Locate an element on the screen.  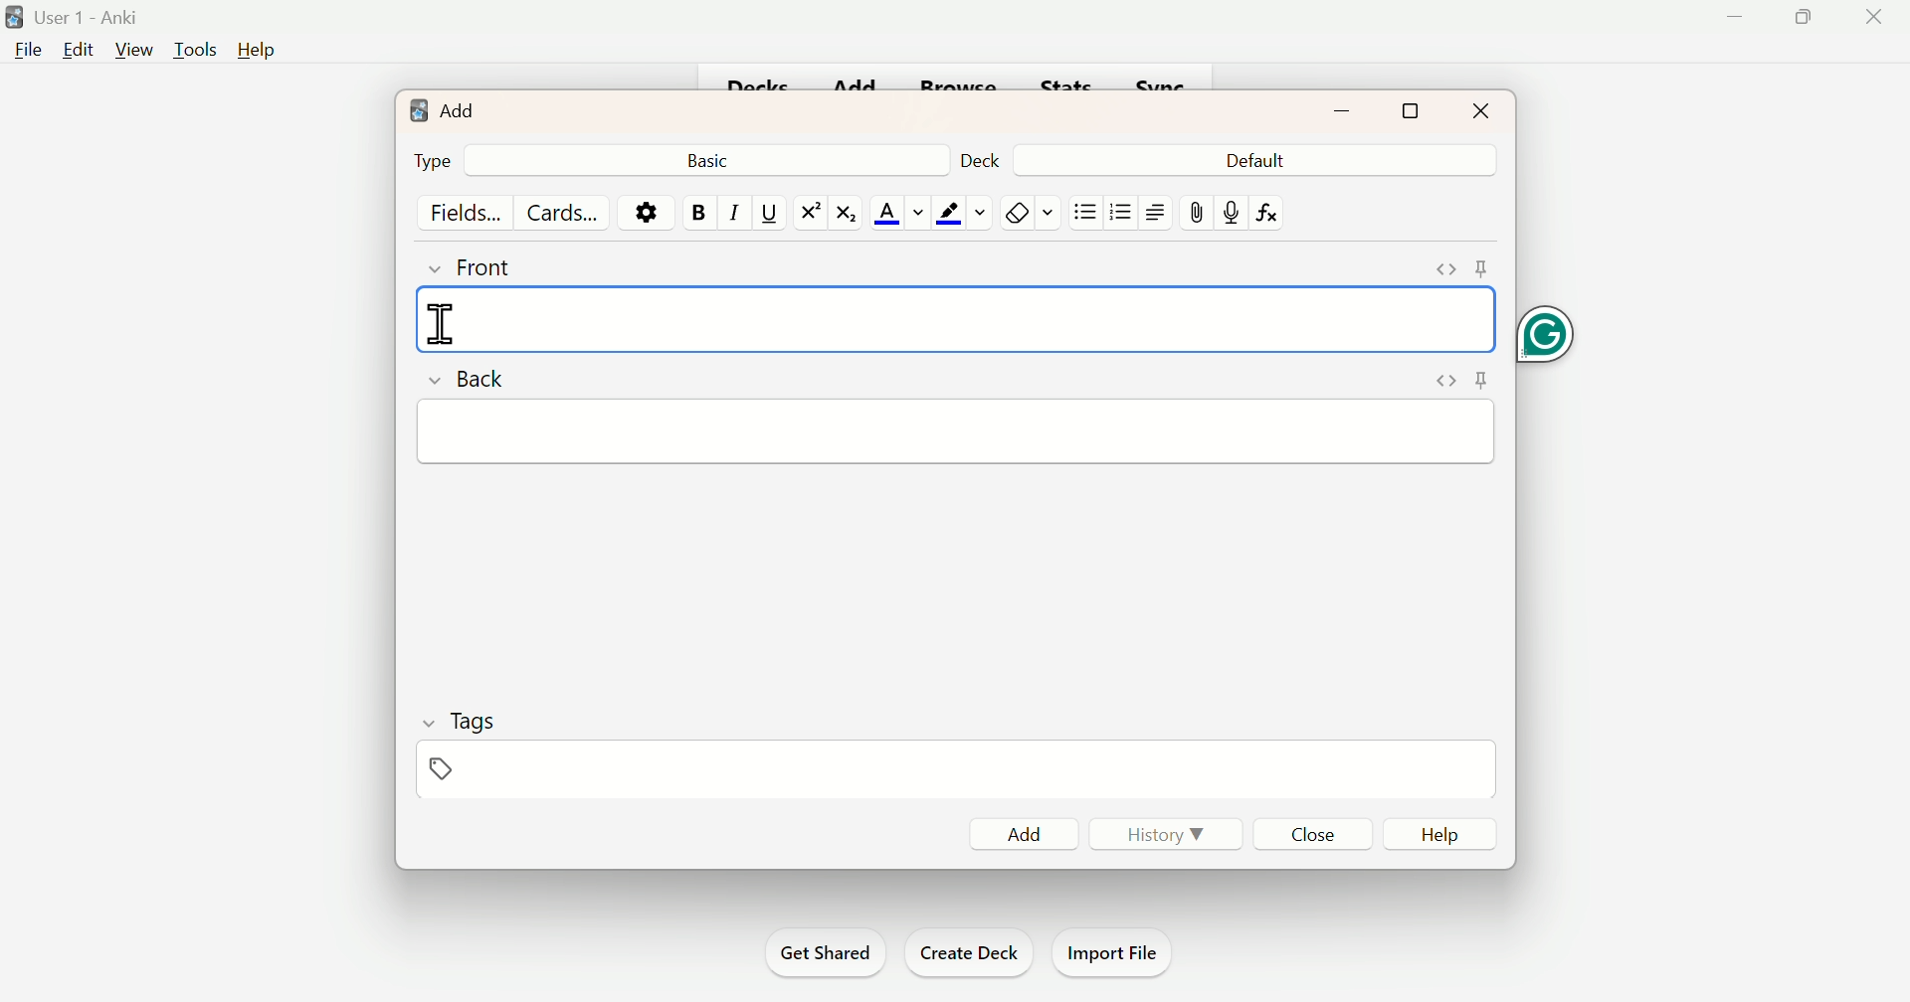
text cursor is located at coordinates (449, 326).